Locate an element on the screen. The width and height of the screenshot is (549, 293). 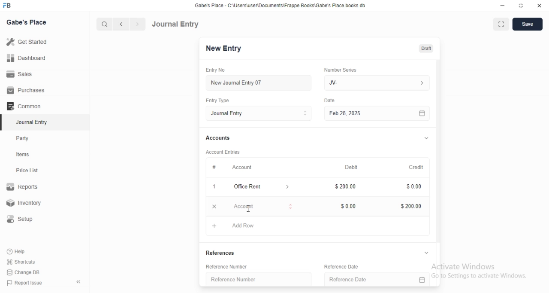
Reference number is located at coordinates (231, 280).